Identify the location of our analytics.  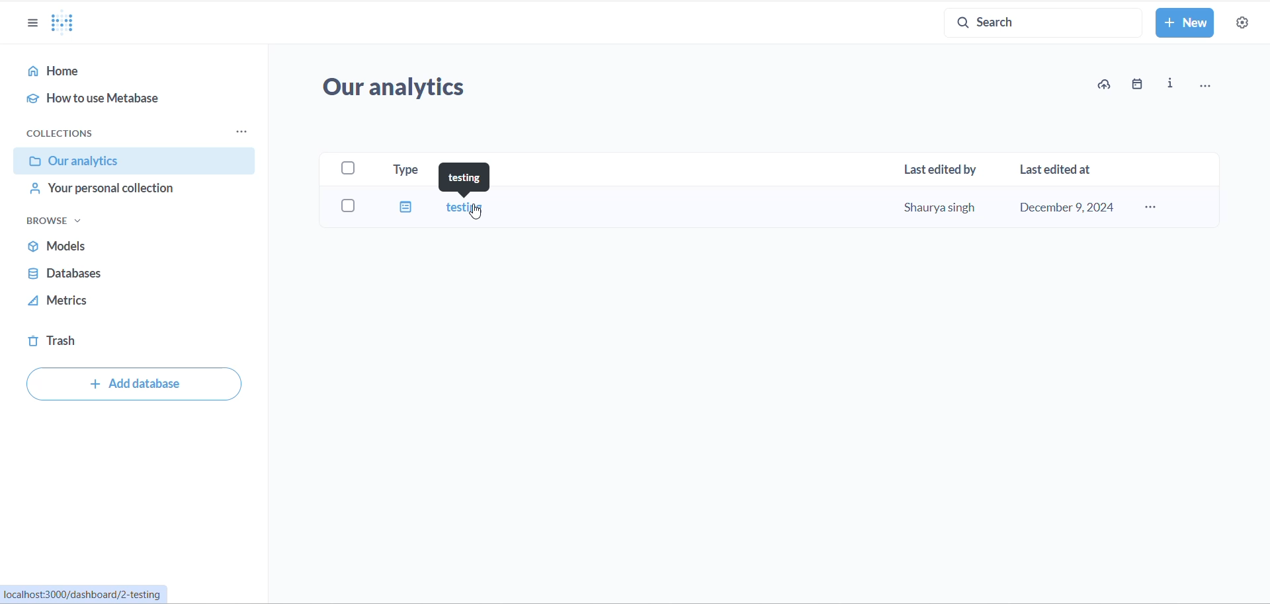
(130, 161).